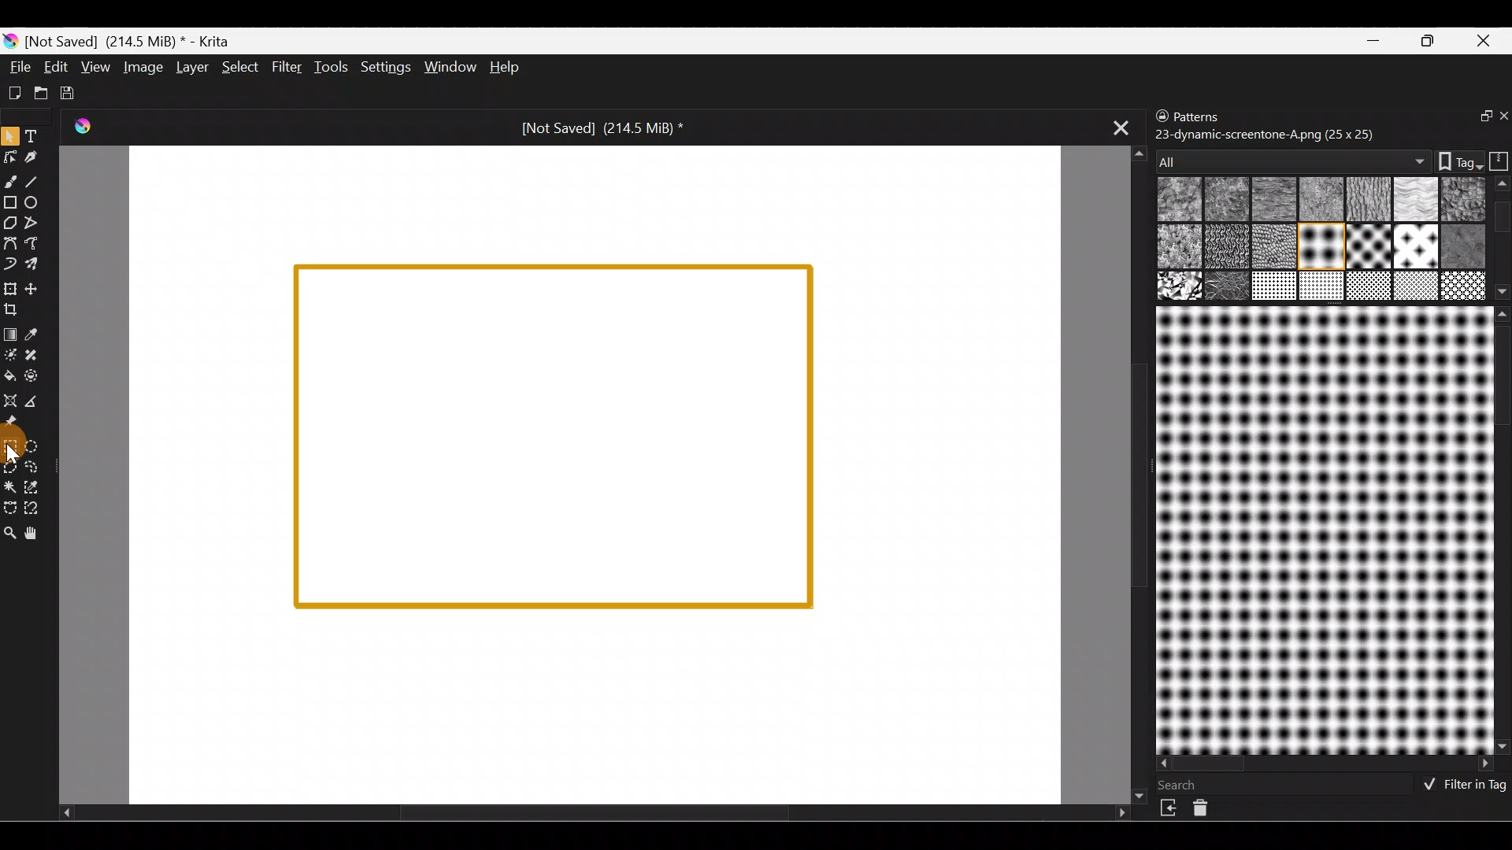  Describe the element at coordinates (1178, 201) in the screenshot. I see `01 canvas.png` at that location.